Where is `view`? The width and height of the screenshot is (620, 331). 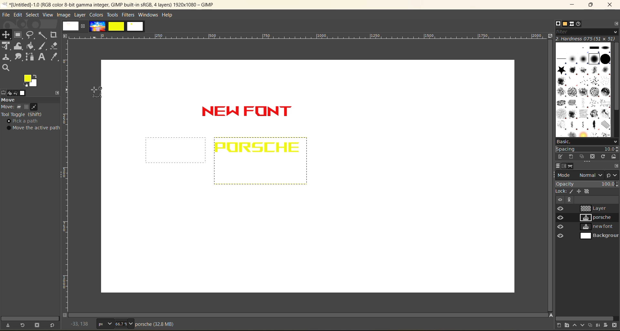 view is located at coordinates (47, 16).